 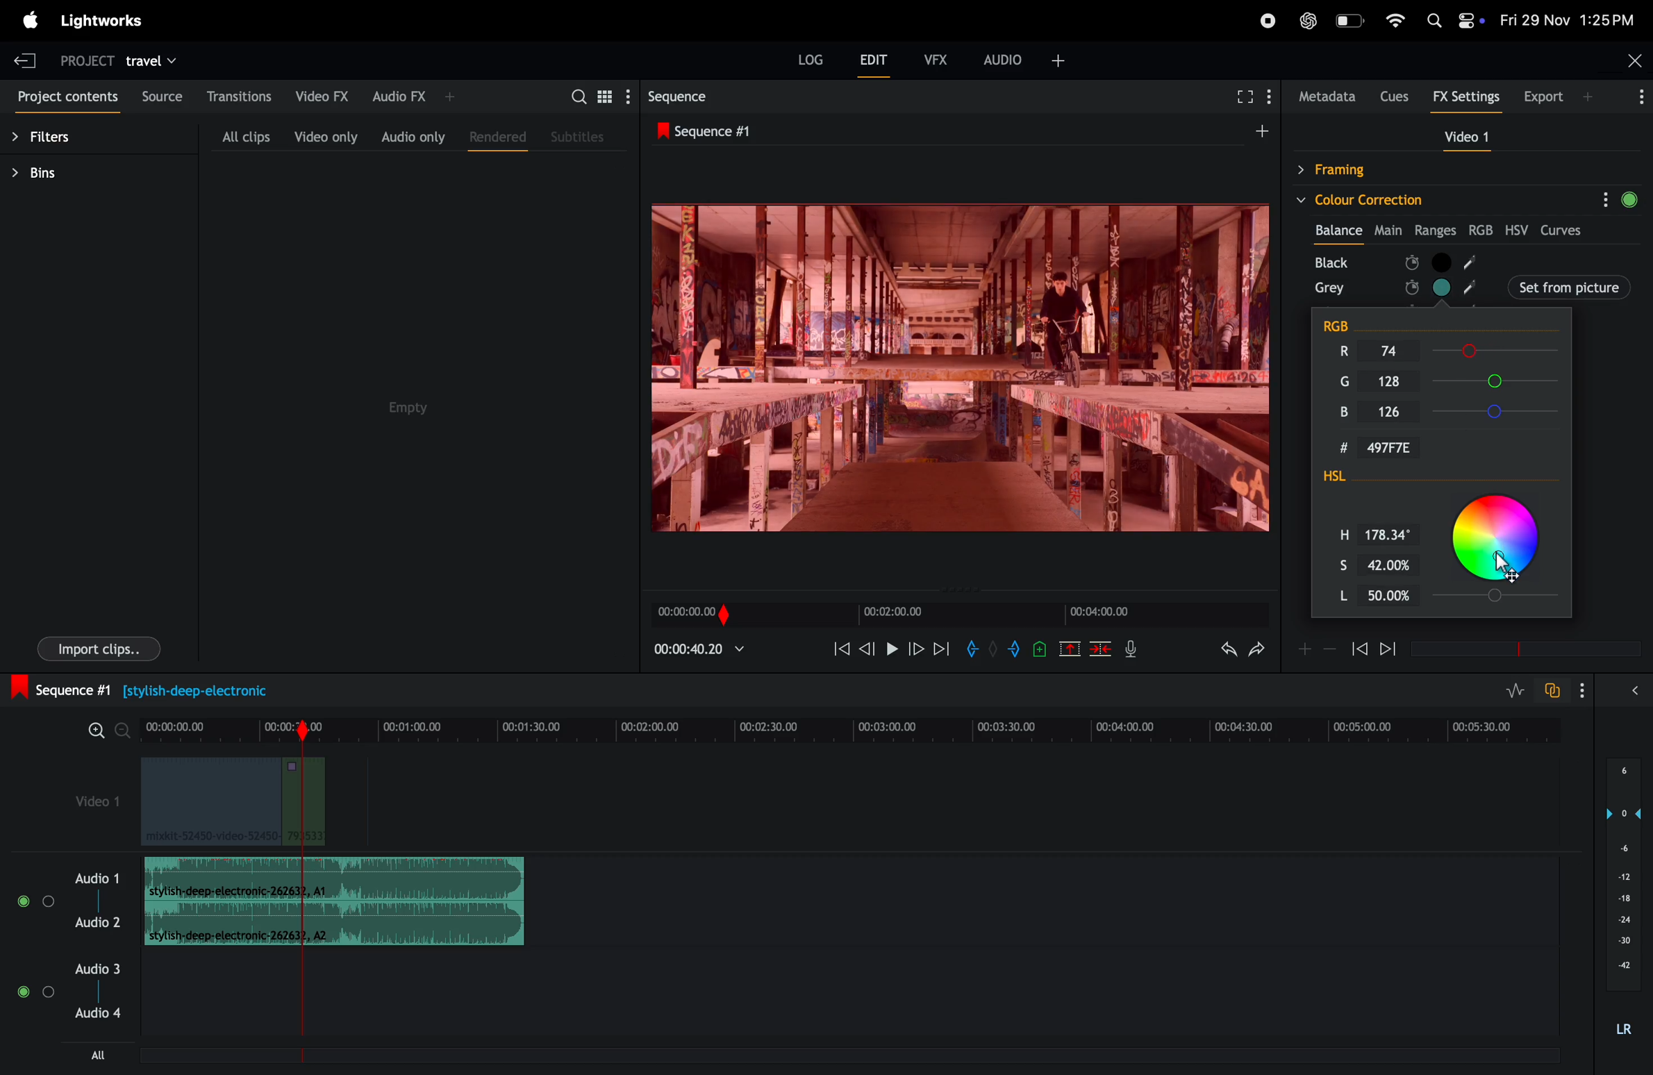 What do you see at coordinates (1359, 649) in the screenshot?
I see `rewind` at bounding box center [1359, 649].